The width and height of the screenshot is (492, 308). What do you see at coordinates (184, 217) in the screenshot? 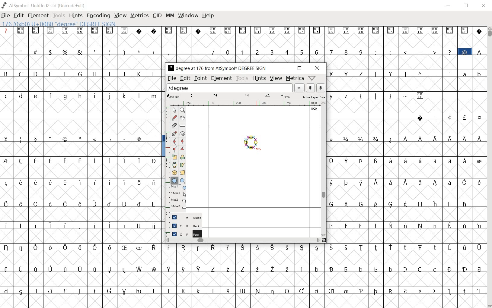
I see `guide` at bounding box center [184, 217].